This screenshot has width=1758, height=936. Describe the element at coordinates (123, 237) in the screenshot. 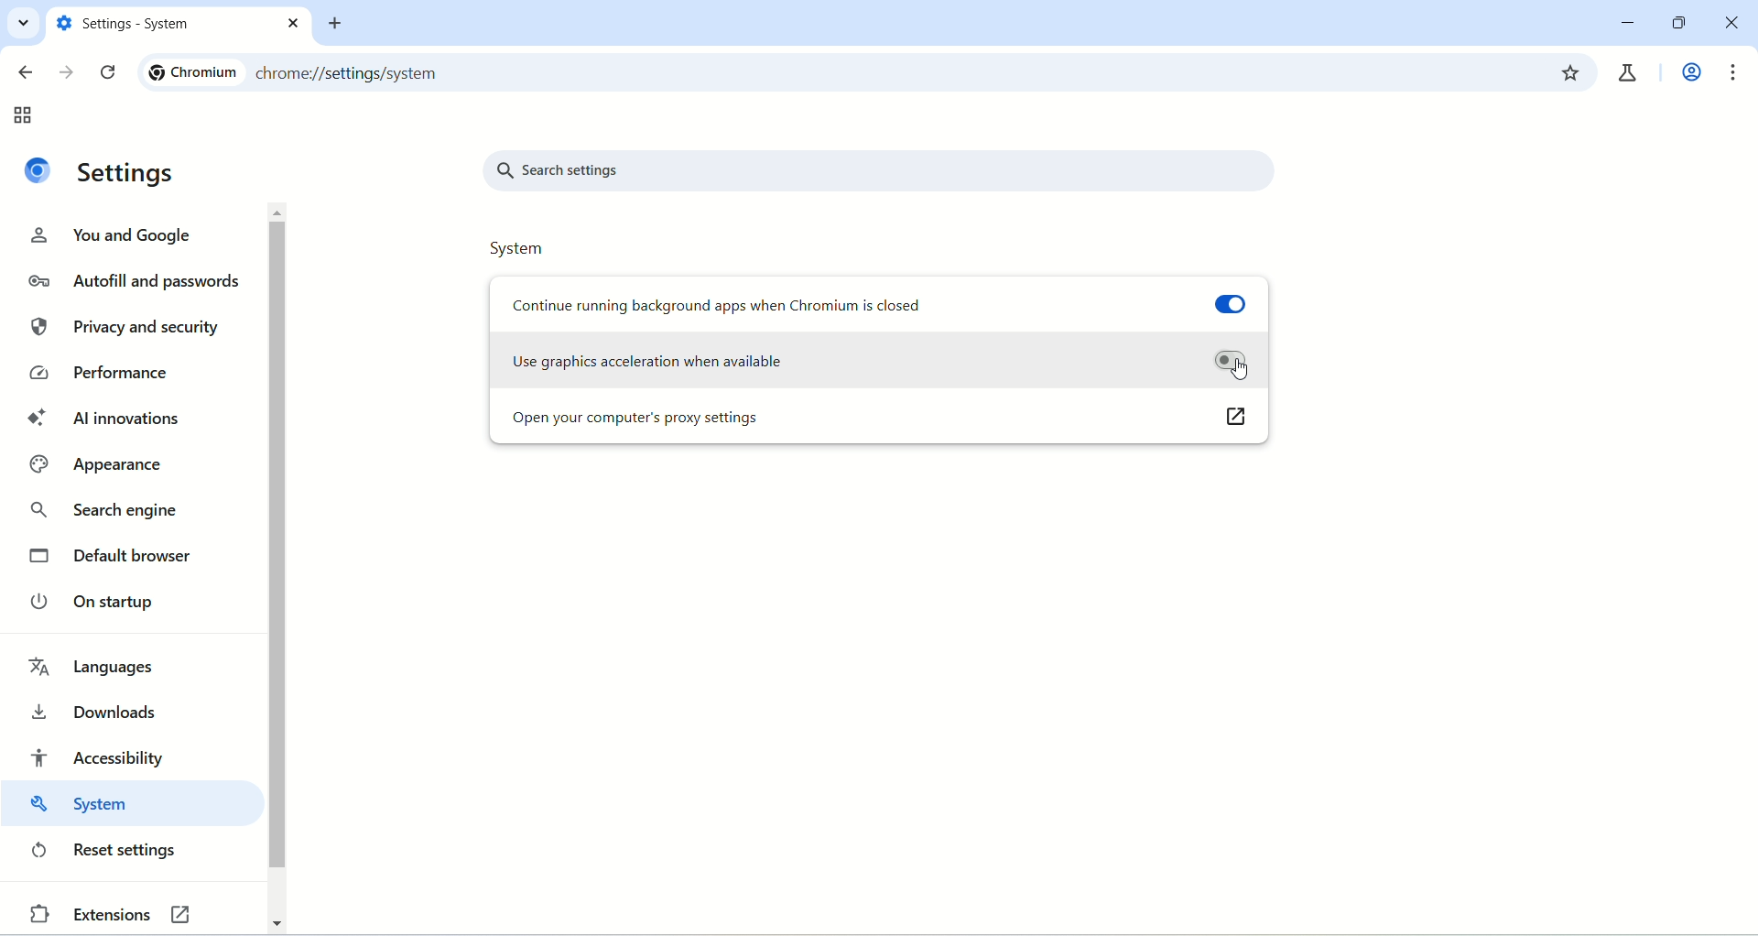

I see `you and google` at that location.